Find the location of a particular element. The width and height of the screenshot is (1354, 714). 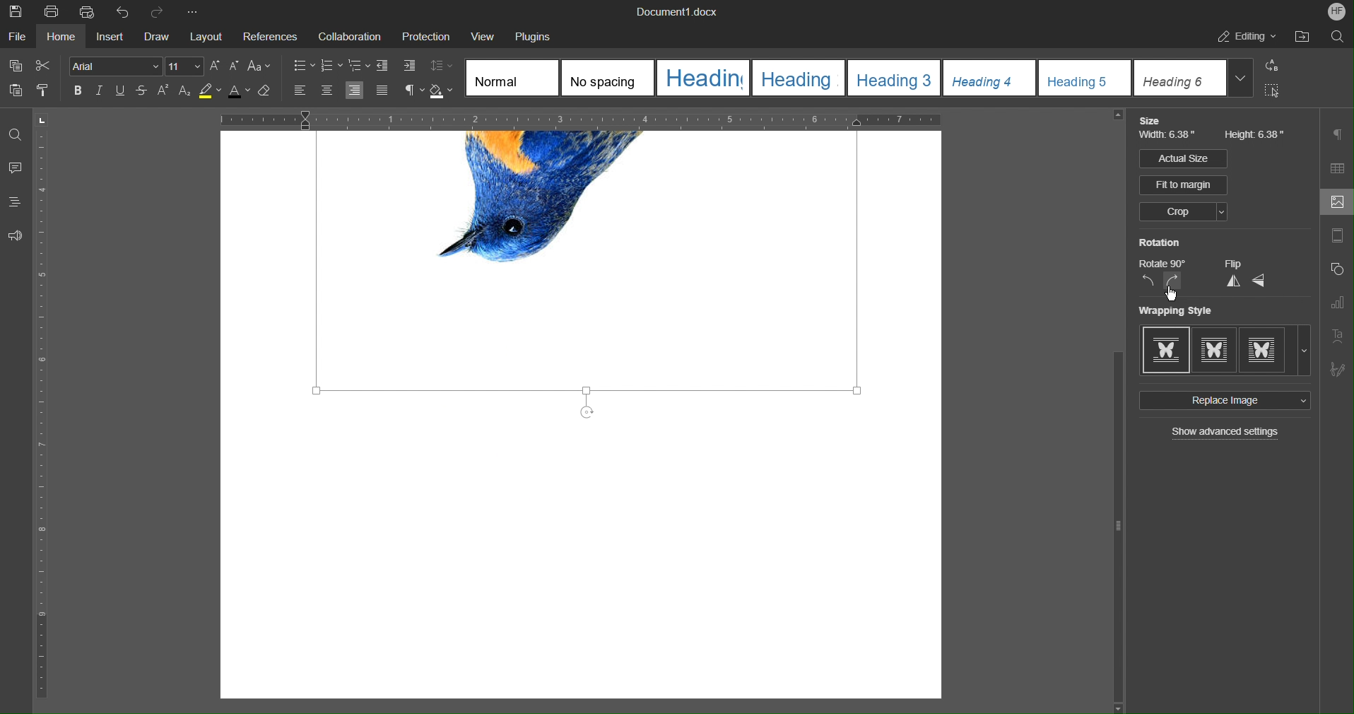

Redo is located at coordinates (158, 11).